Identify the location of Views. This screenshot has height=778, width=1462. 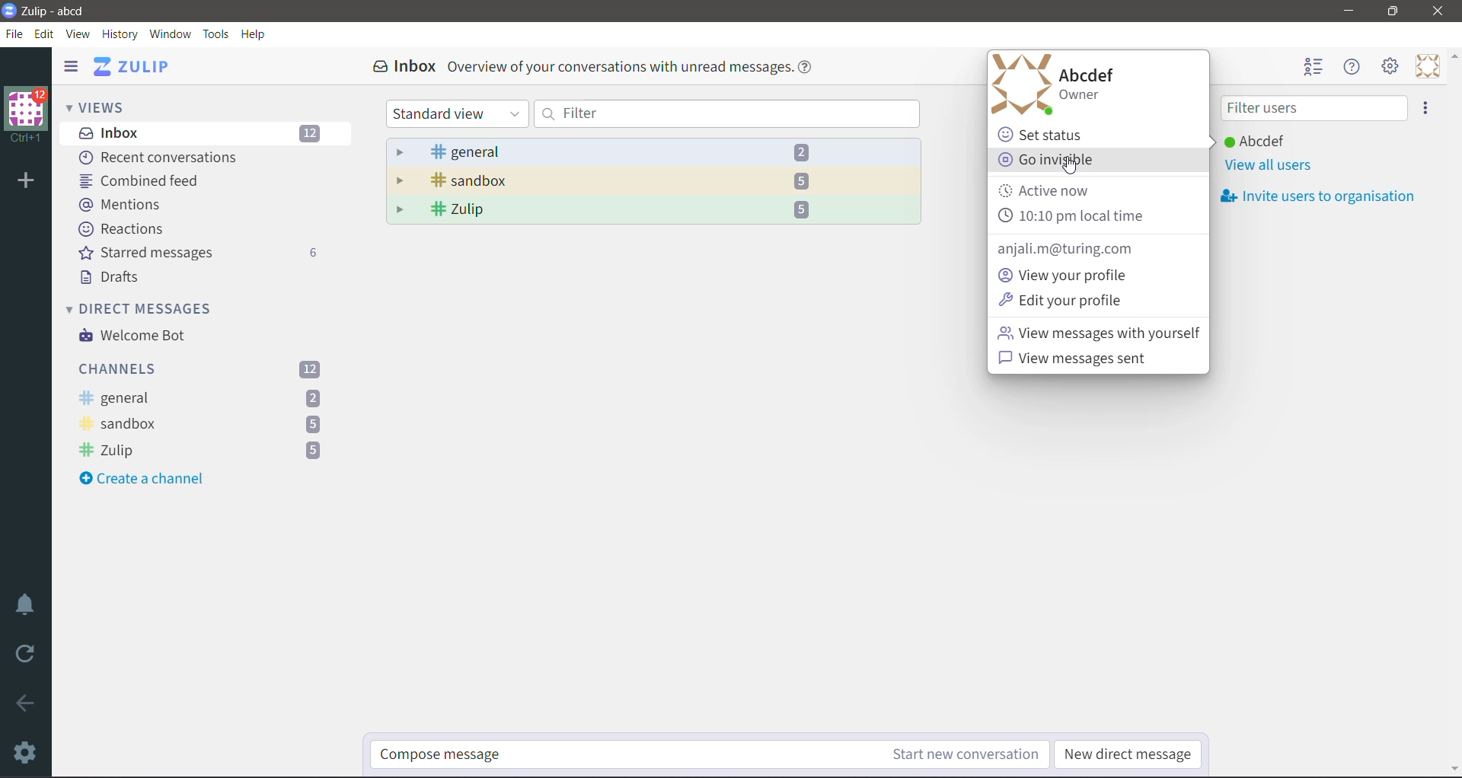
(101, 107).